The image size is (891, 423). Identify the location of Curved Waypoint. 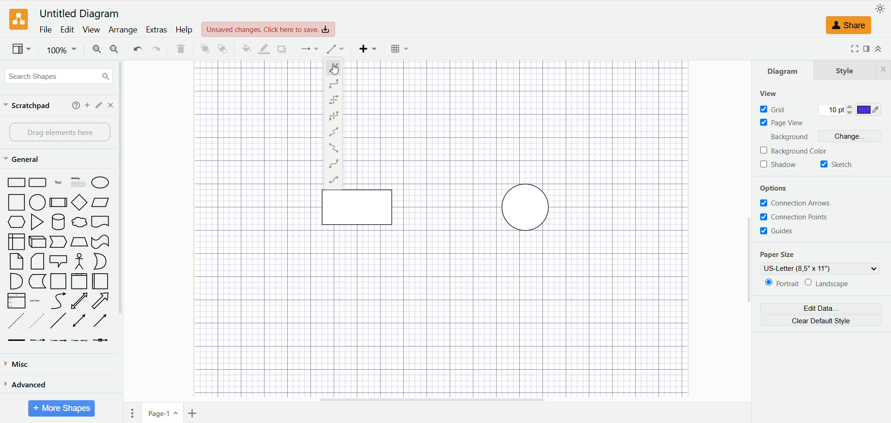
(334, 163).